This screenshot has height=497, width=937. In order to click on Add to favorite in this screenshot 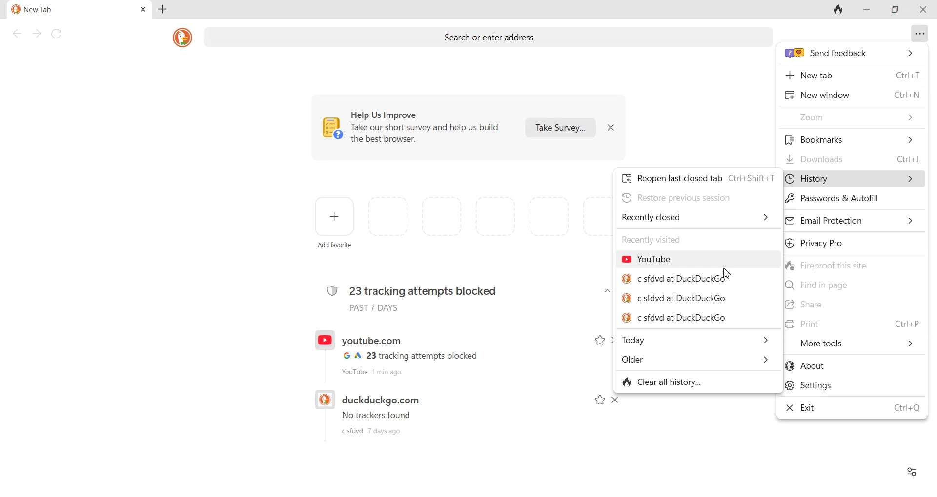, I will do `click(600, 400)`.